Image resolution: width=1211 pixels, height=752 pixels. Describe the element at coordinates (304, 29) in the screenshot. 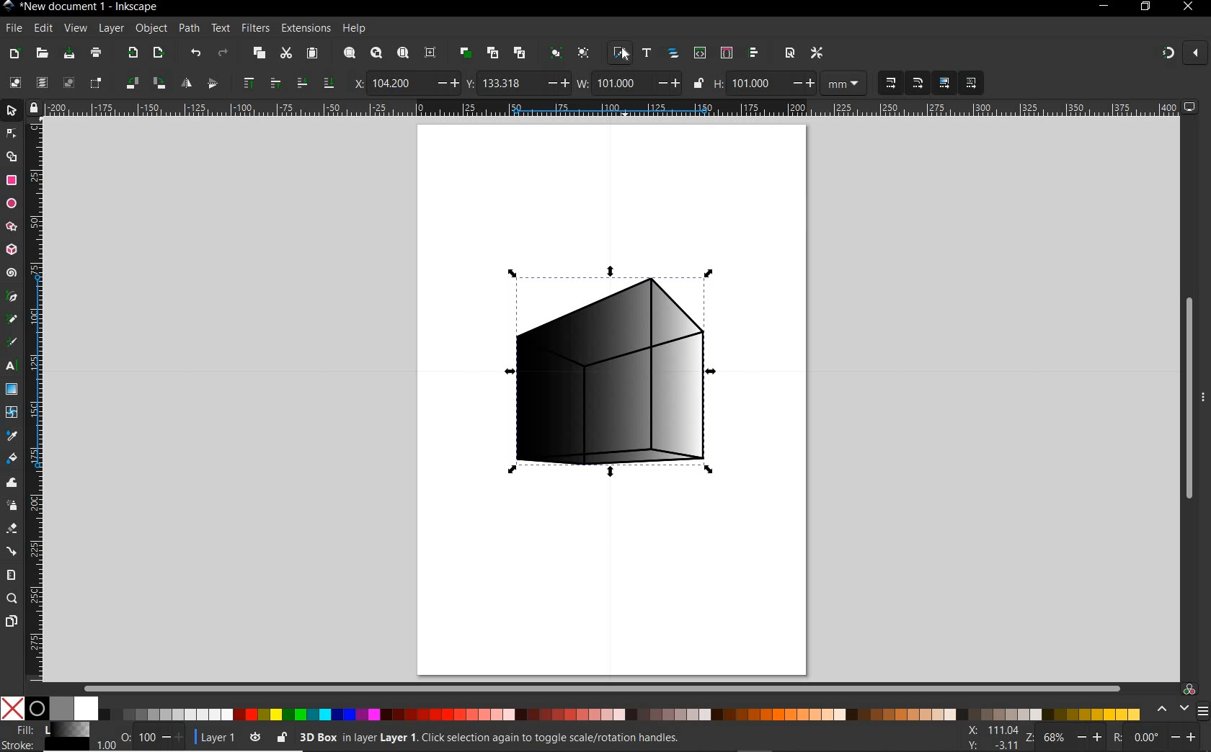

I see `EXTENSIONS` at that location.